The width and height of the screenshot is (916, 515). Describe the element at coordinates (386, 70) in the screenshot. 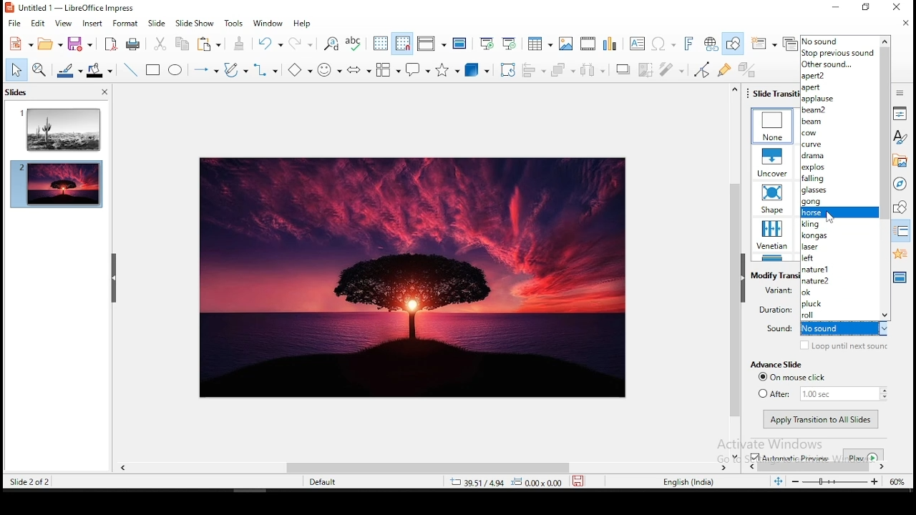

I see `flowchart` at that location.